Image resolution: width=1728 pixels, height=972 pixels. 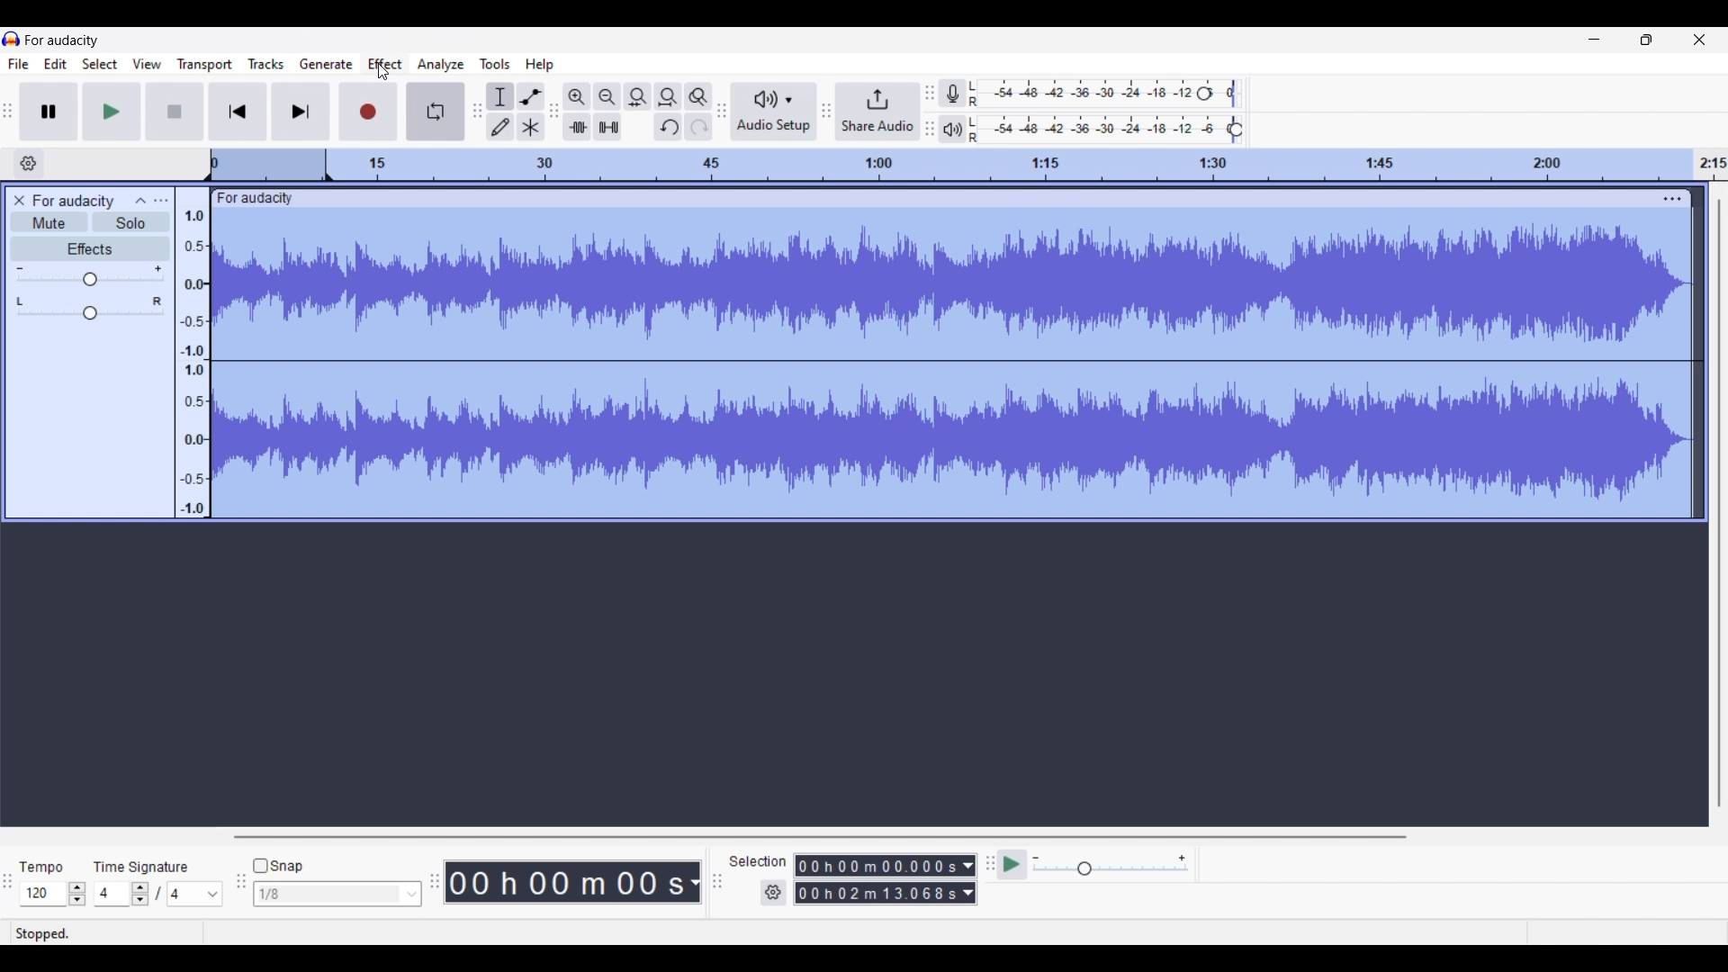 What do you see at coordinates (49, 222) in the screenshot?
I see `Mute` at bounding box center [49, 222].